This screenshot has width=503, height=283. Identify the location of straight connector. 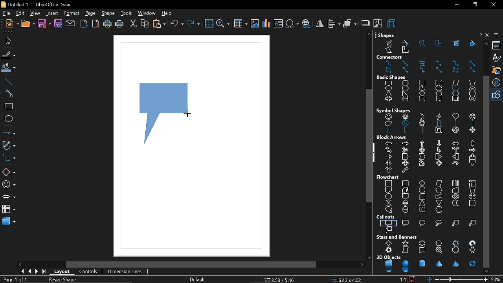
(472, 63).